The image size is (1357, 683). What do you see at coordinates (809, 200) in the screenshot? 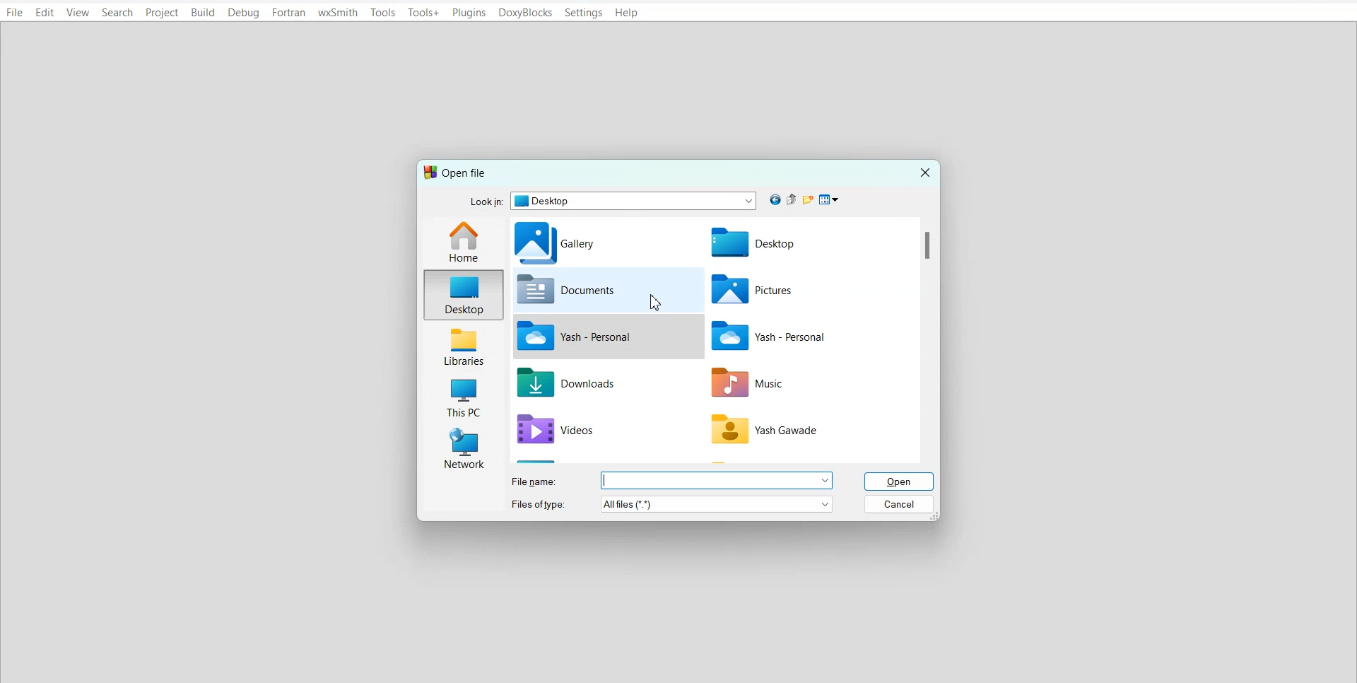
I see `Create new folder` at bounding box center [809, 200].